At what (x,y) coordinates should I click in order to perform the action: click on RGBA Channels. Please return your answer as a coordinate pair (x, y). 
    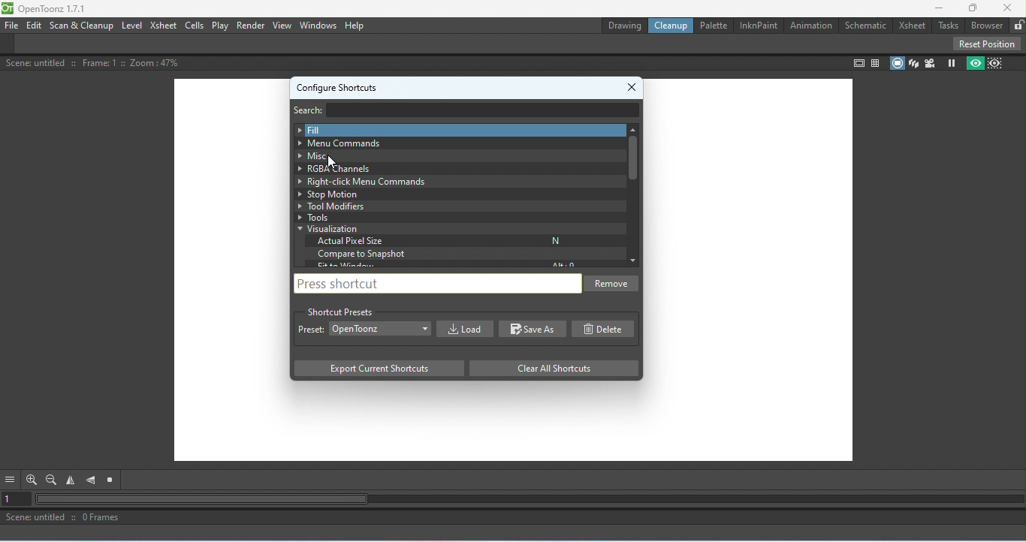
    Looking at the image, I should click on (448, 169).